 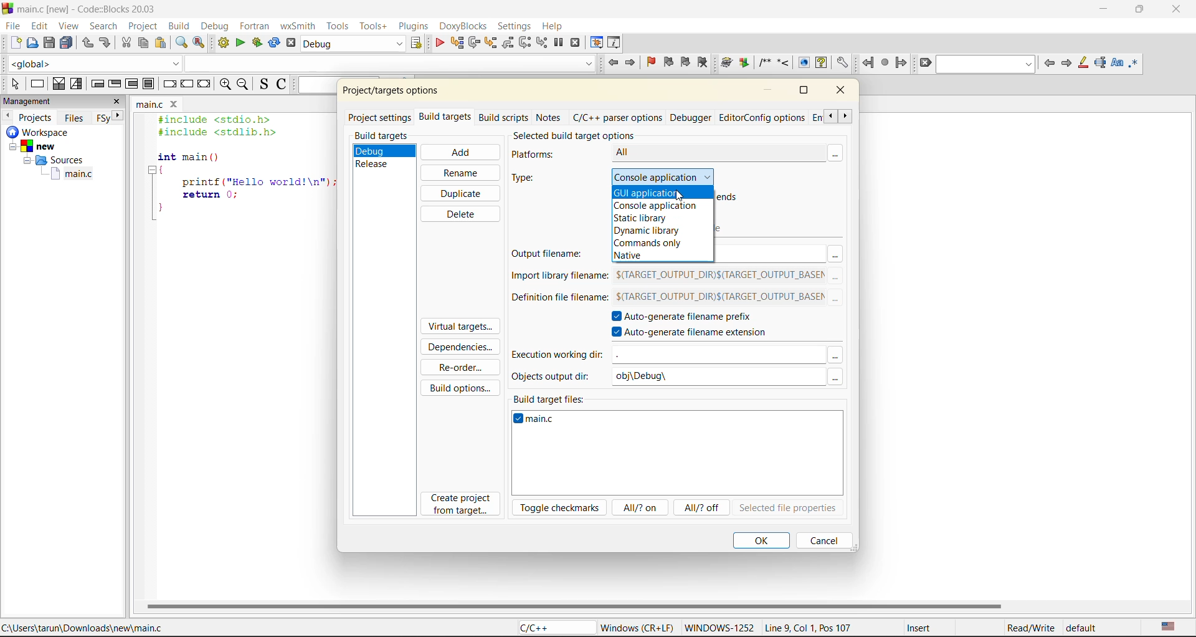 What do you see at coordinates (258, 42) in the screenshot?
I see `build and run` at bounding box center [258, 42].